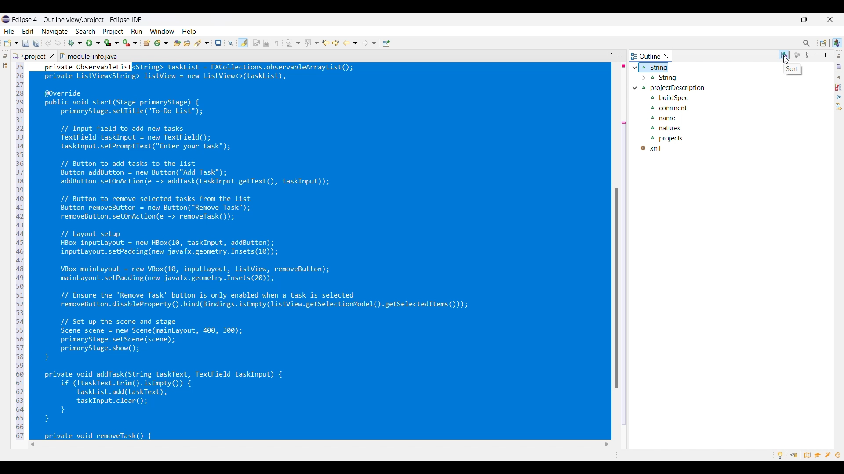  I want to click on Access commands and other items , so click(807, 43).